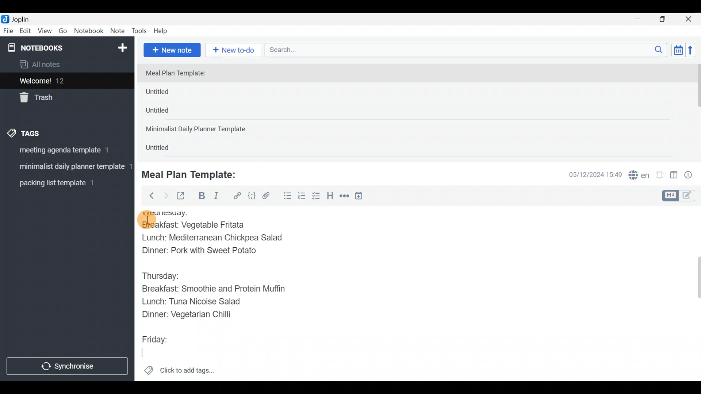 This screenshot has width=701, height=394. What do you see at coordinates (678, 50) in the screenshot?
I see `Toggle sort order` at bounding box center [678, 50].